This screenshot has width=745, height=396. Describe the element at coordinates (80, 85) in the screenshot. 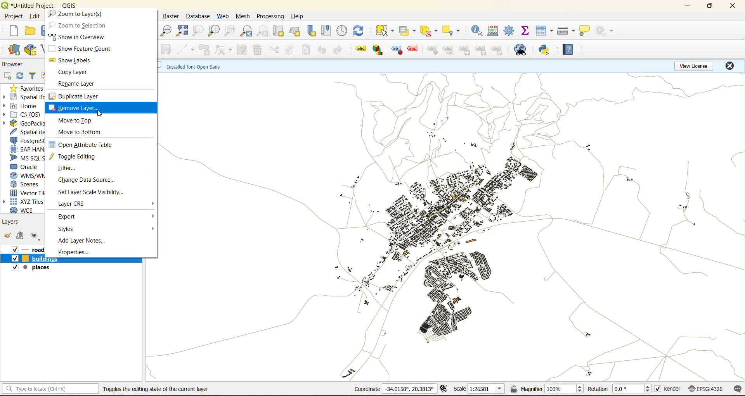

I see `rename layer` at that location.